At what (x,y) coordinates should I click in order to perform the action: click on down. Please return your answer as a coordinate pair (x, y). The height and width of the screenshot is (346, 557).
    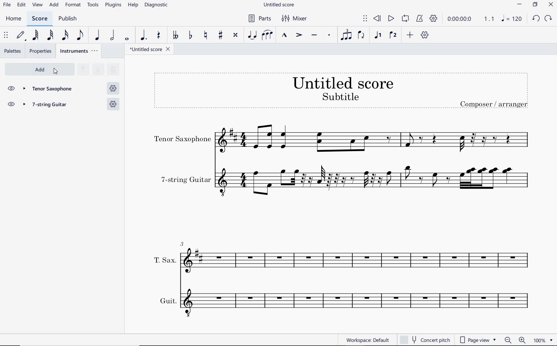
    Looking at the image, I should click on (97, 70).